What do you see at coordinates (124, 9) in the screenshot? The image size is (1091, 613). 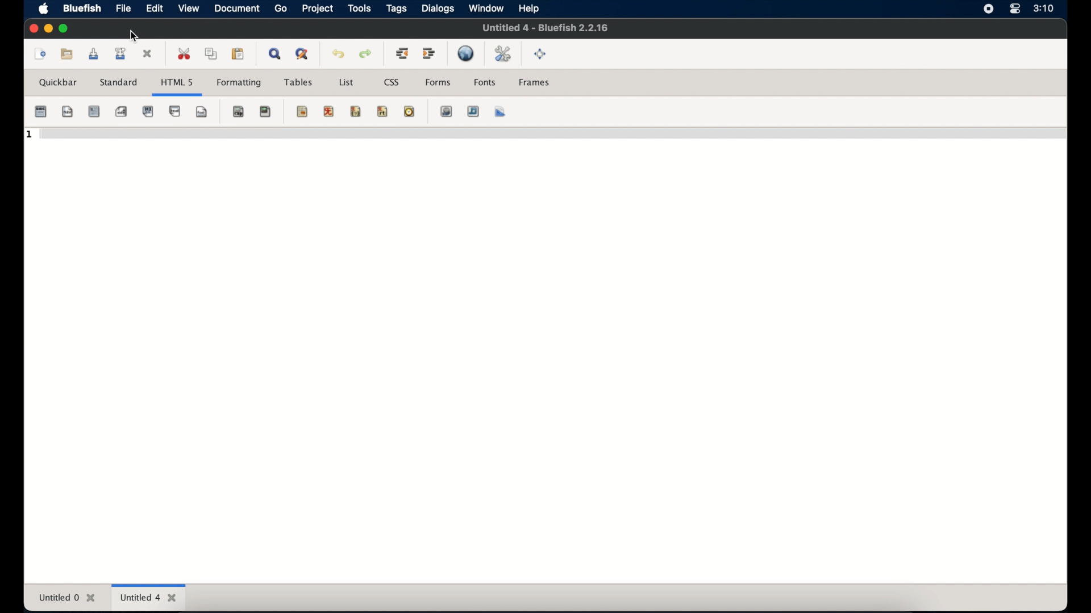 I see `file` at bounding box center [124, 9].